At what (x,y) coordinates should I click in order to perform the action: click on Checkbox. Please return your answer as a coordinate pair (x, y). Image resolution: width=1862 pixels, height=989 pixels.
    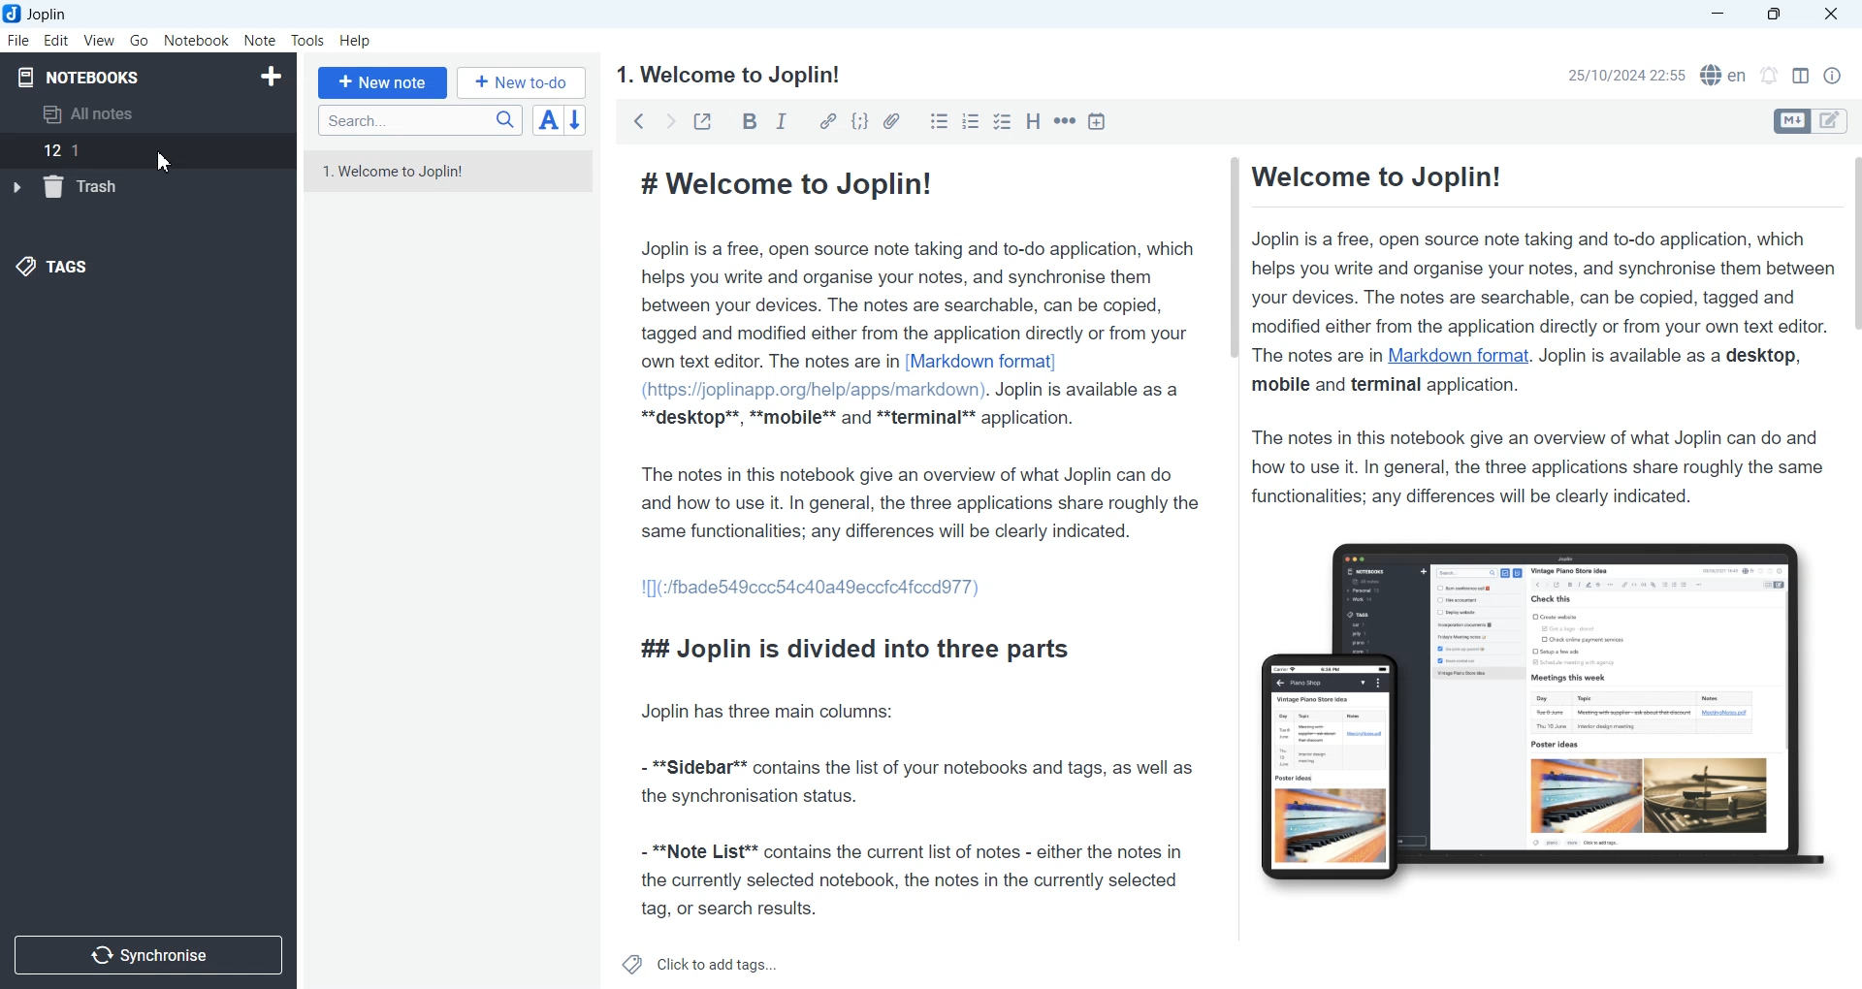
    Looking at the image, I should click on (1008, 120).